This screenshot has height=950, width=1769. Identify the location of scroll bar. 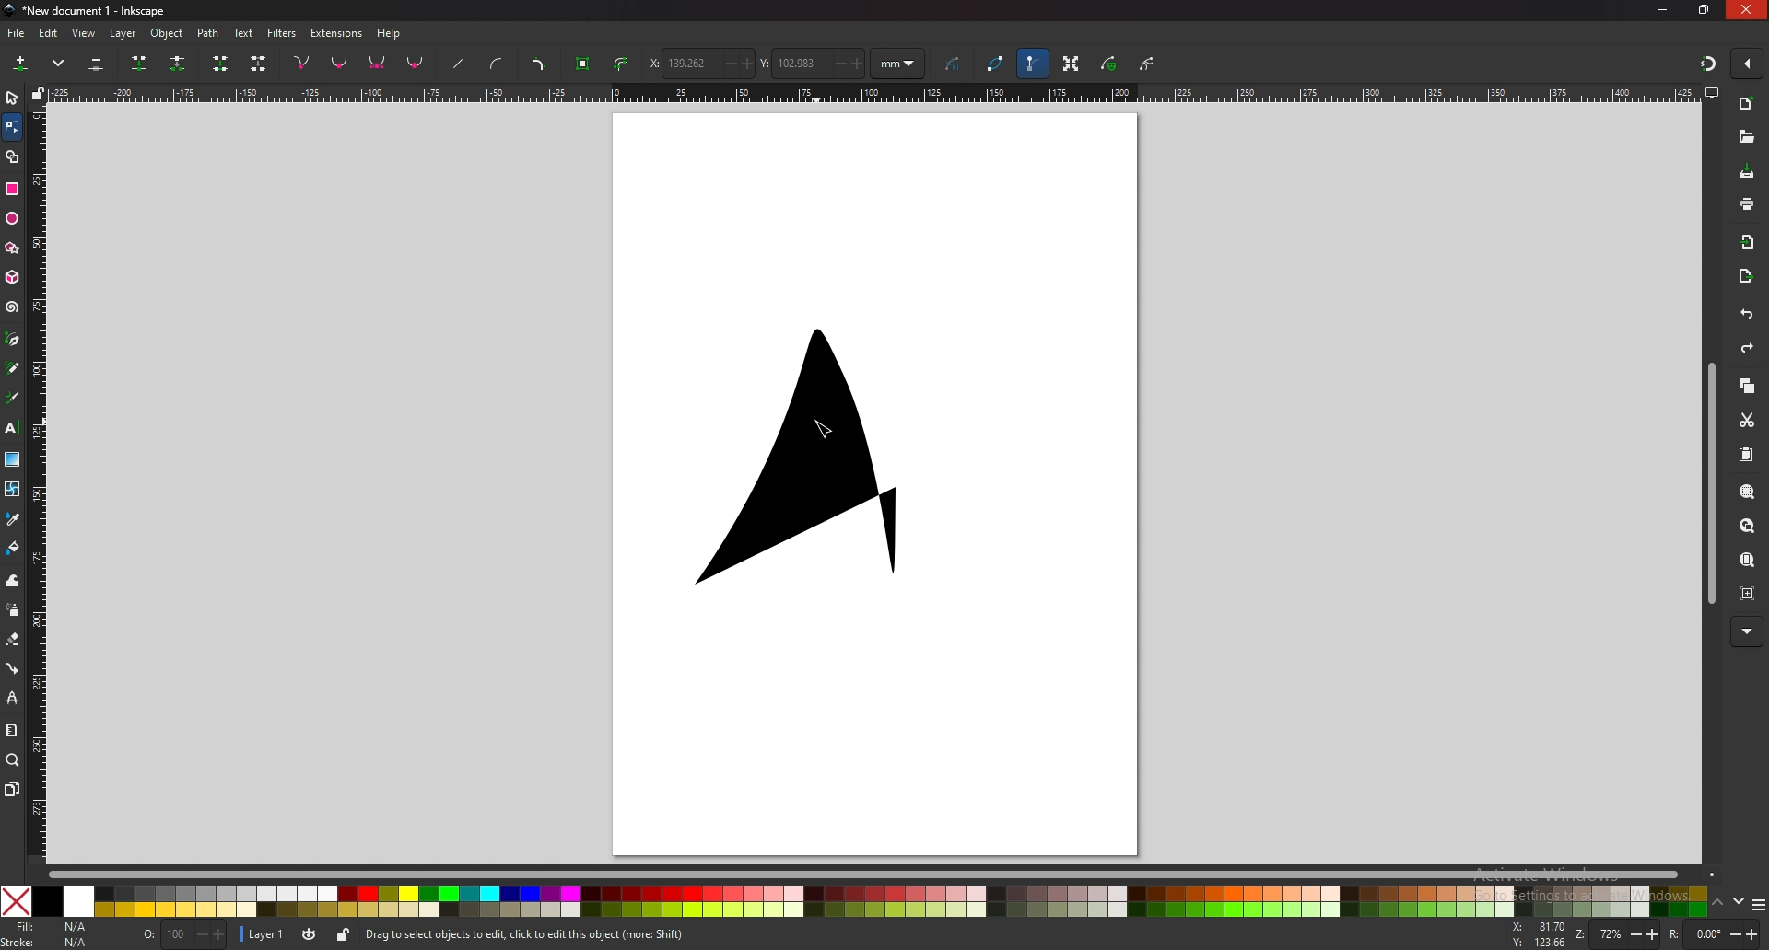
(1711, 484).